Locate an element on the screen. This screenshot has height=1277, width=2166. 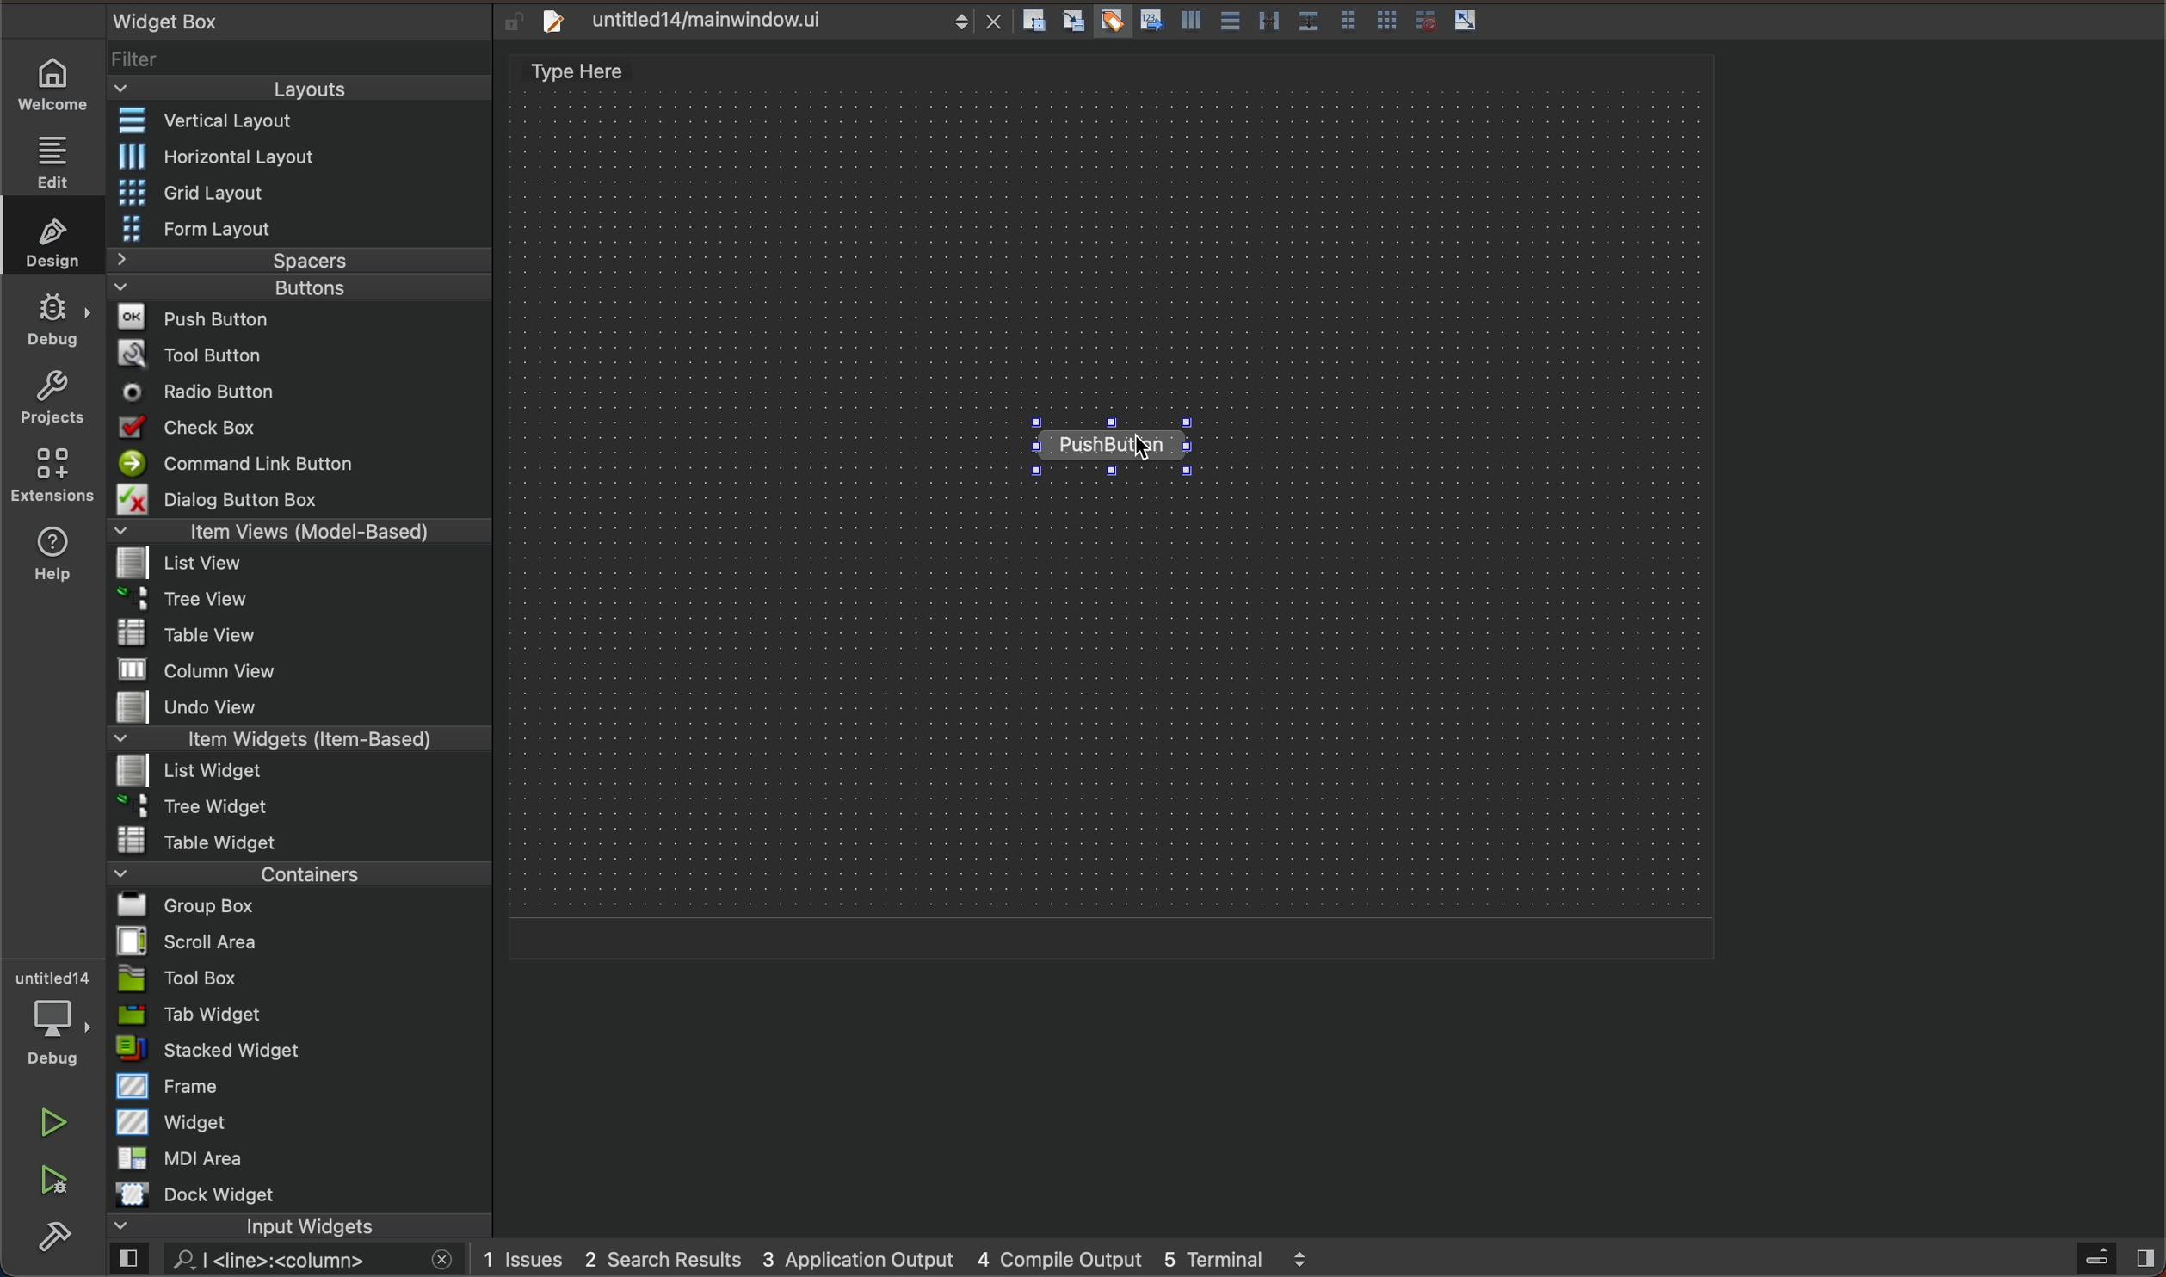
stacked widget is located at coordinates (304, 1049).